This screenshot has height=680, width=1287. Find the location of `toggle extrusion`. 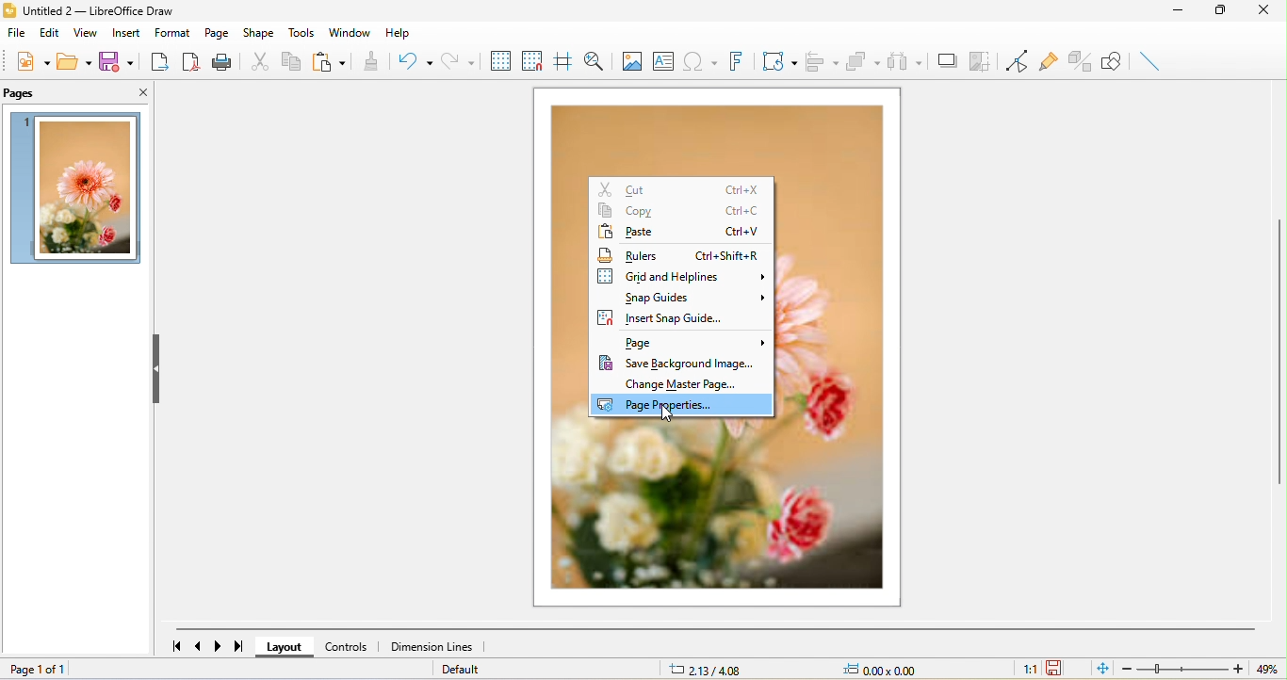

toggle extrusion is located at coordinates (1078, 61).